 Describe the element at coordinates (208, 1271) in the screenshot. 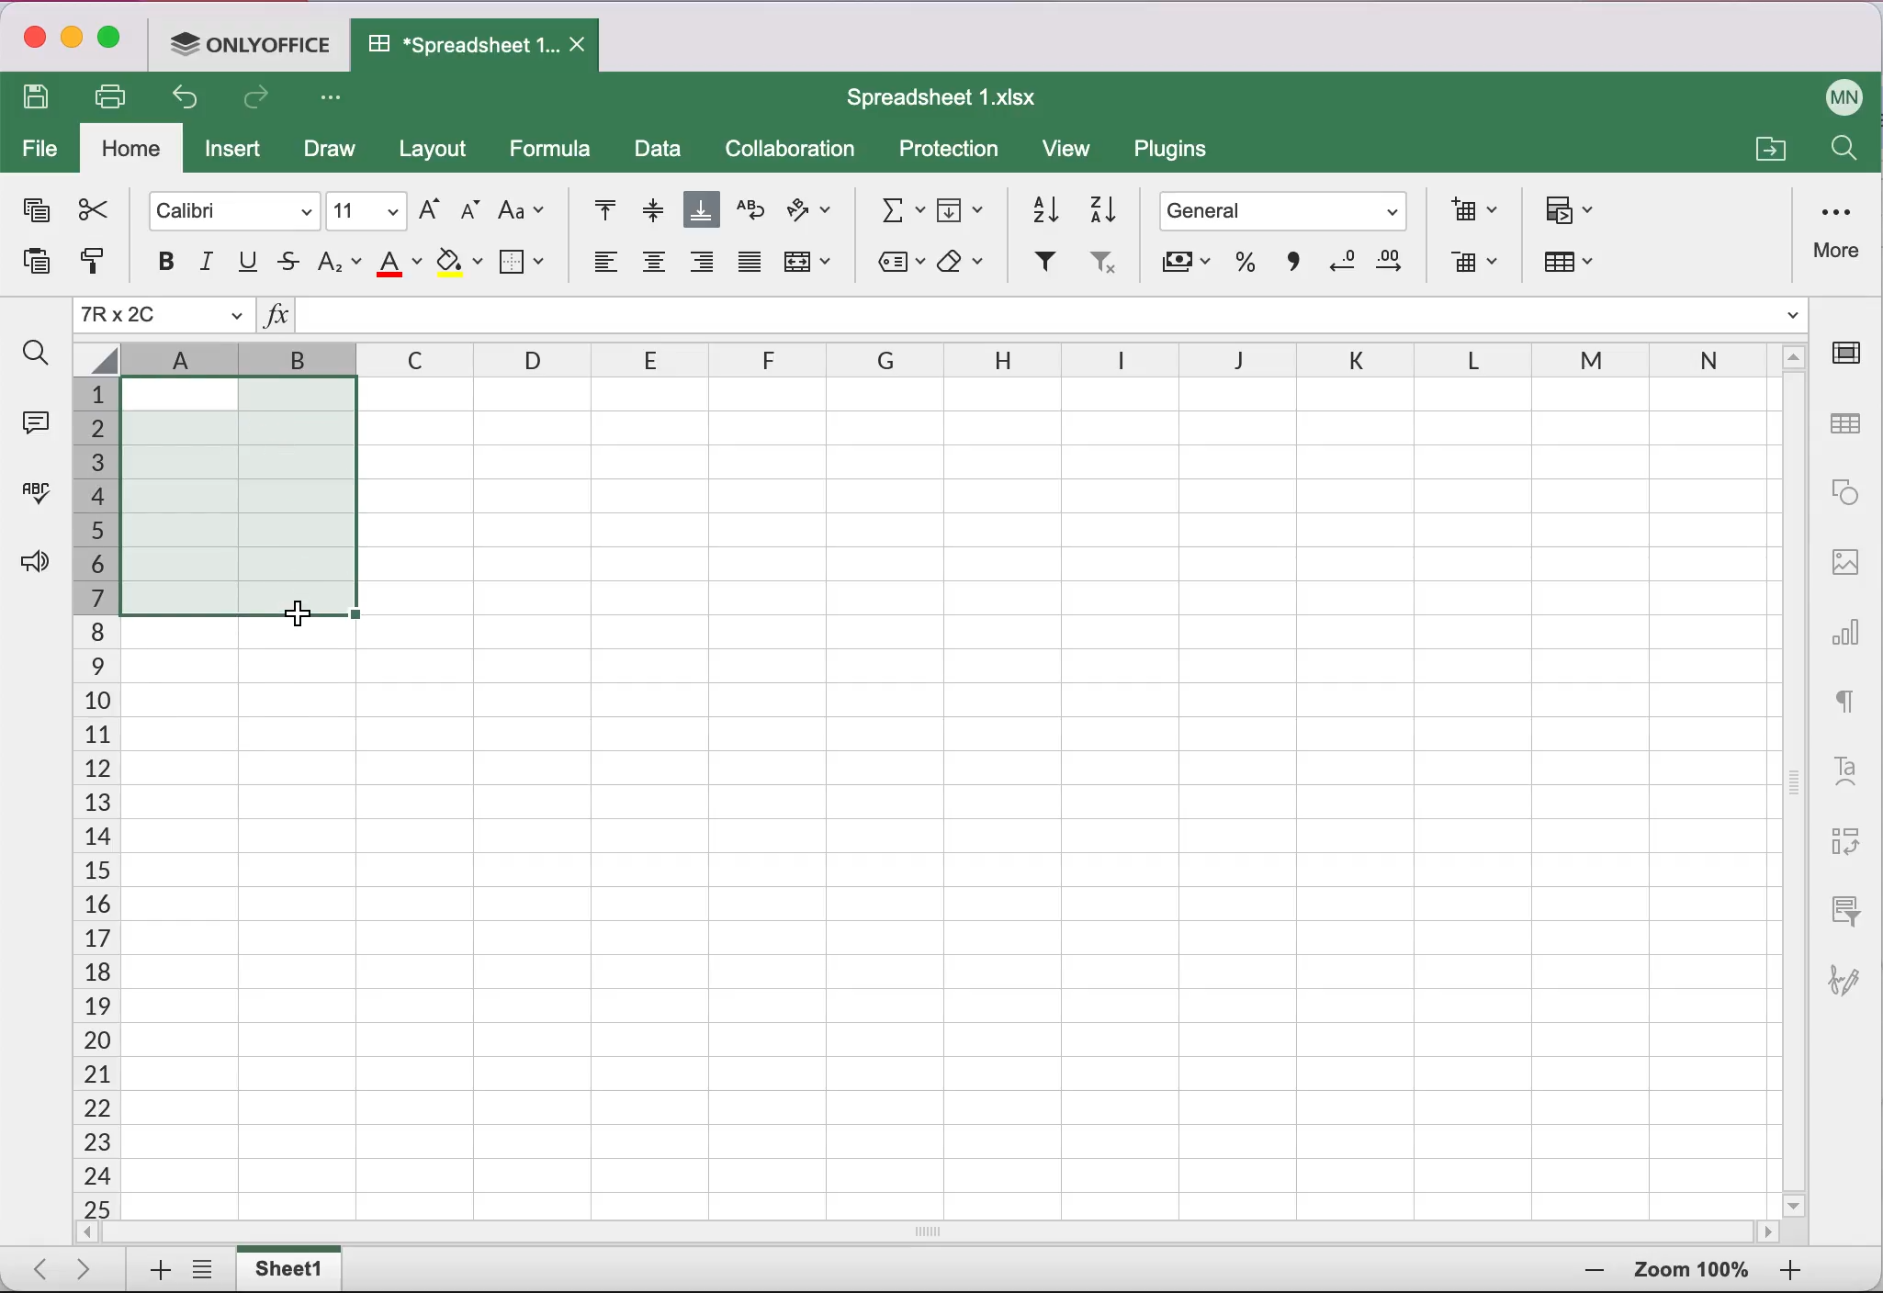

I see `list of sheets` at that location.